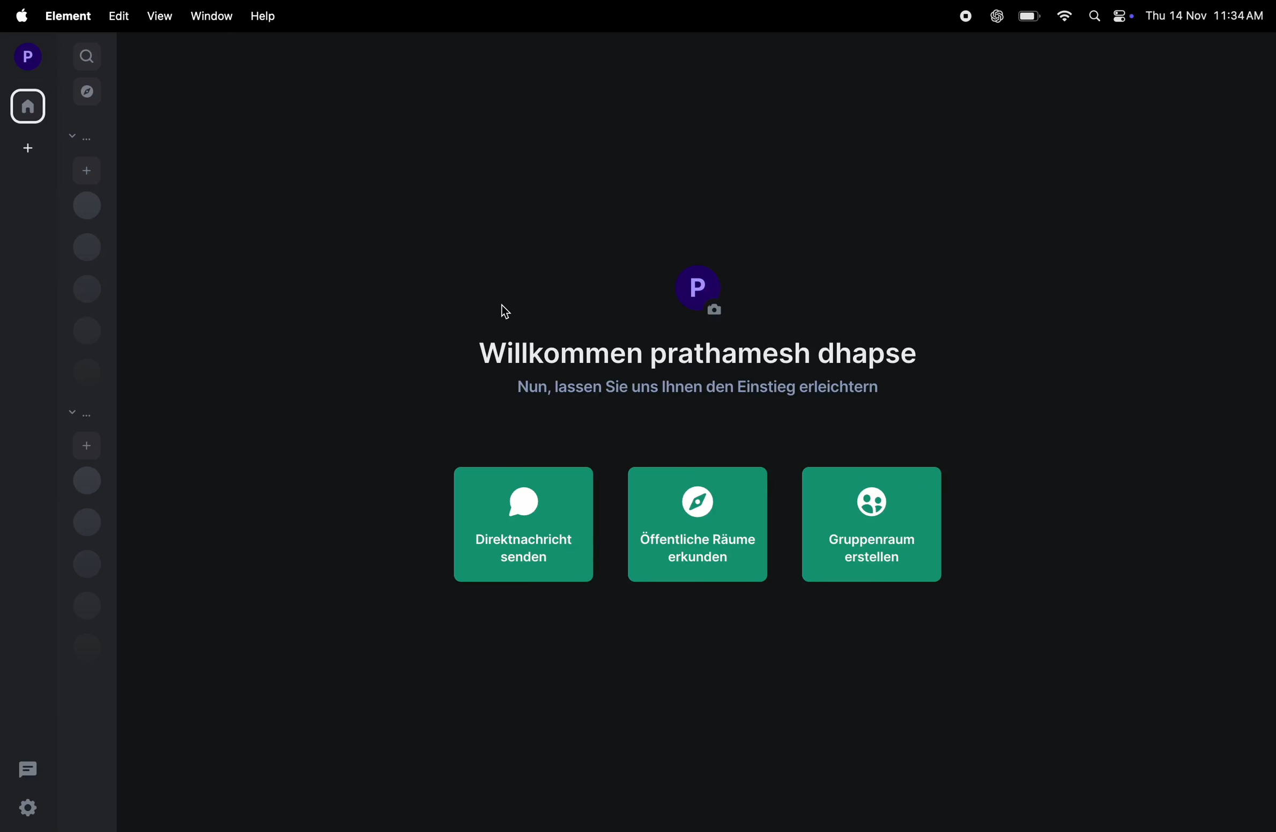  What do you see at coordinates (86, 55) in the screenshot?
I see `search` at bounding box center [86, 55].